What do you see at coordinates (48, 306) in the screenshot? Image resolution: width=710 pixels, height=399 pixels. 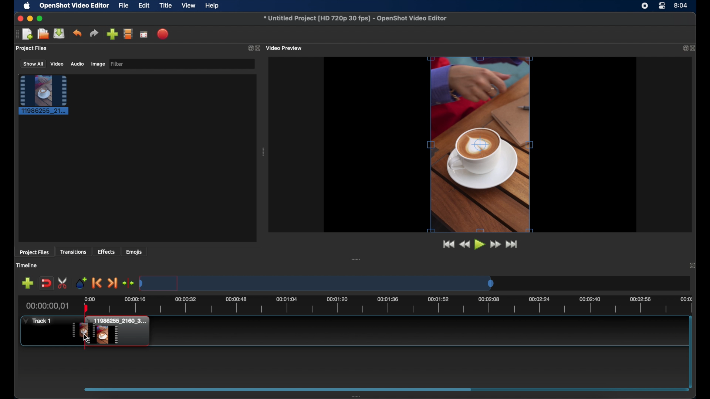 I see `current time indicator` at bounding box center [48, 306].